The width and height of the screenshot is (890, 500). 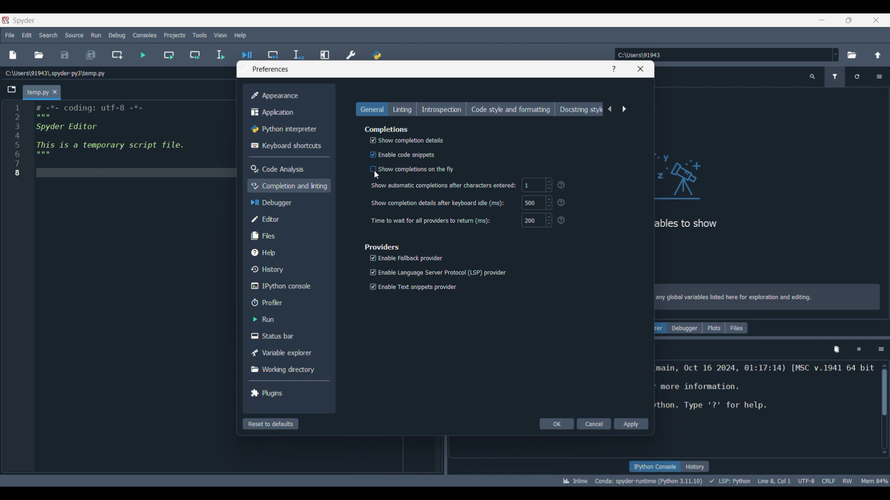 What do you see at coordinates (48, 35) in the screenshot?
I see `Search menu` at bounding box center [48, 35].